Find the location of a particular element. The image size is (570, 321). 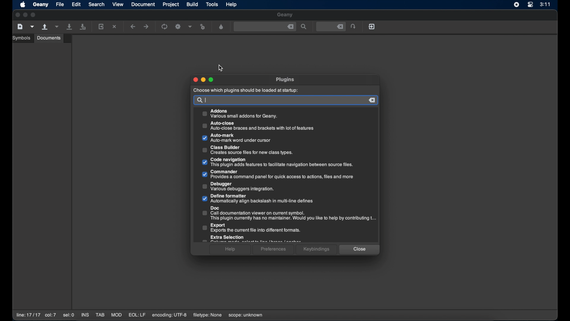

search bar is located at coordinates (285, 100).